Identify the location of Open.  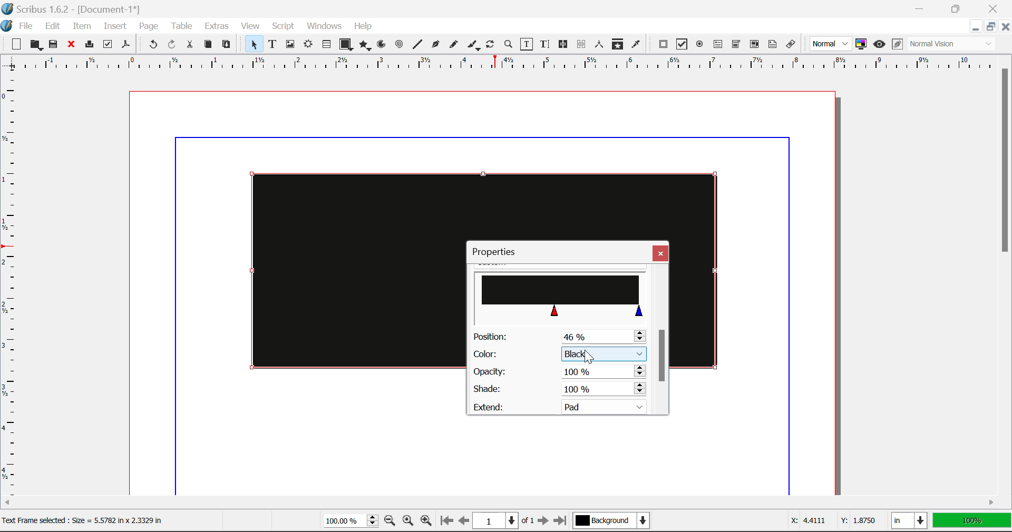
(37, 46).